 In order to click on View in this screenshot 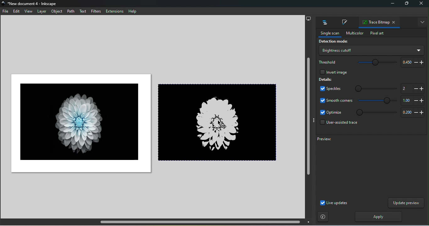, I will do `click(28, 11)`.